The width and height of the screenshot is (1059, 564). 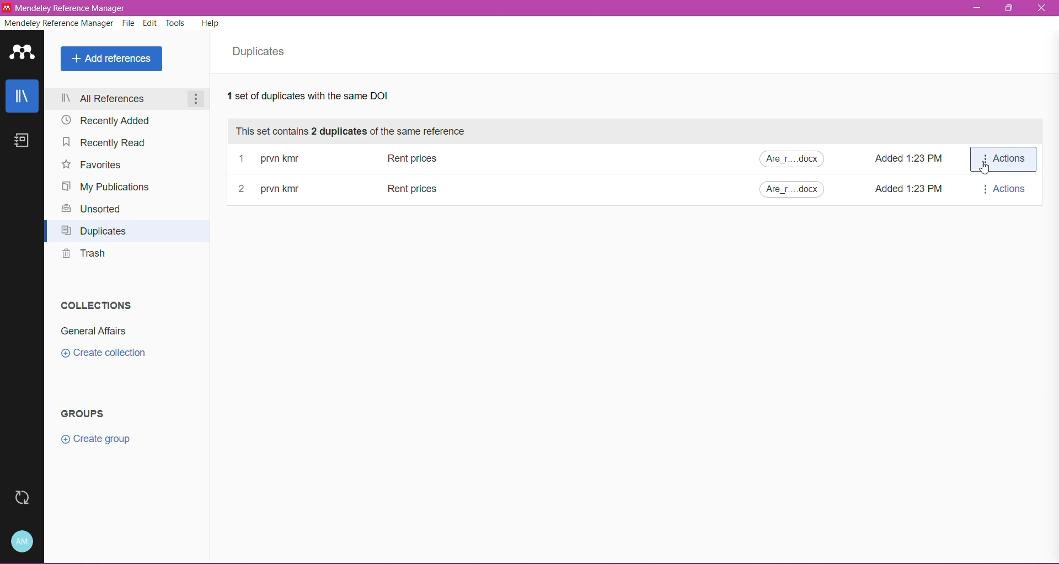 I want to click on Groups, so click(x=87, y=414).